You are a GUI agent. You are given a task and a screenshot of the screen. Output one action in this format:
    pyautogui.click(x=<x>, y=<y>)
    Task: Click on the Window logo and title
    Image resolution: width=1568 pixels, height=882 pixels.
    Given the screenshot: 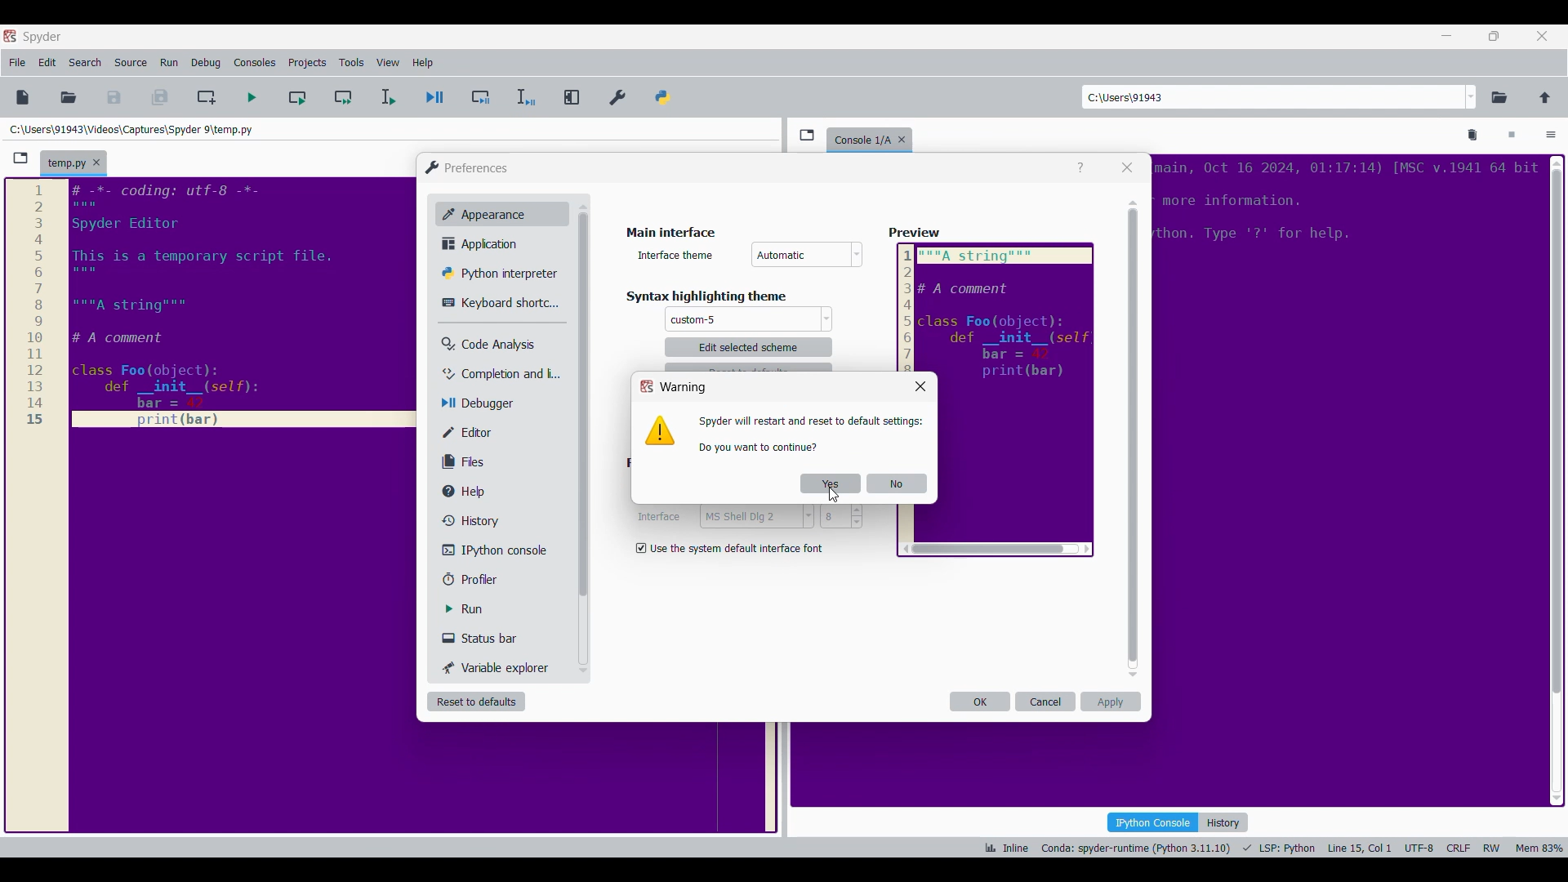 What is the action you would take?
    pyautogui.click(x=467, y=167)
    